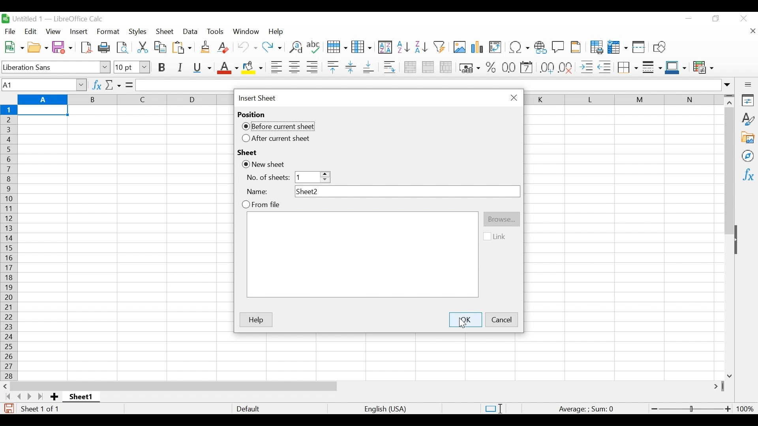  What do you see at coordinates (716, 19) in the screenshot?
I see `Restore` at bounding box center [716, 19].